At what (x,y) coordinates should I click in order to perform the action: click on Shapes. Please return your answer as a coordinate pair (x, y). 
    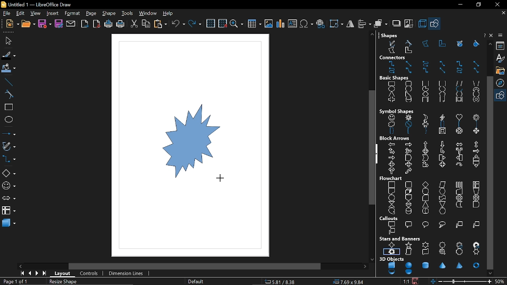
    Looking at the image, I should click on (429, 43).